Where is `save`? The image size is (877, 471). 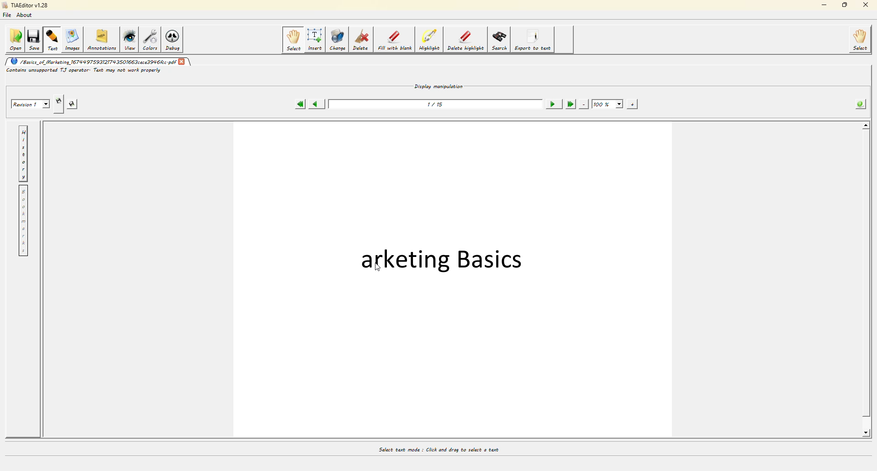
save is located at coordinates (35, 38).